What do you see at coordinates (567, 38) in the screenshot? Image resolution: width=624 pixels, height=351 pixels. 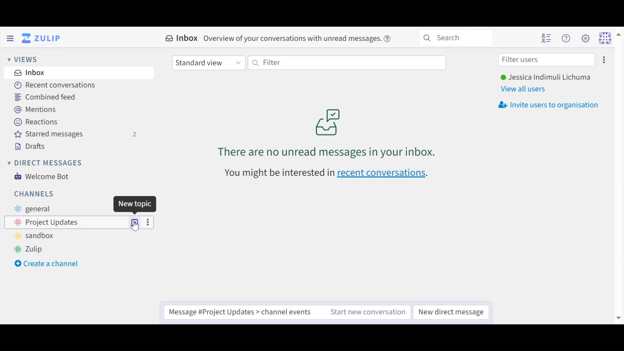 I see `Help menu` at bounding box center [567, 38].